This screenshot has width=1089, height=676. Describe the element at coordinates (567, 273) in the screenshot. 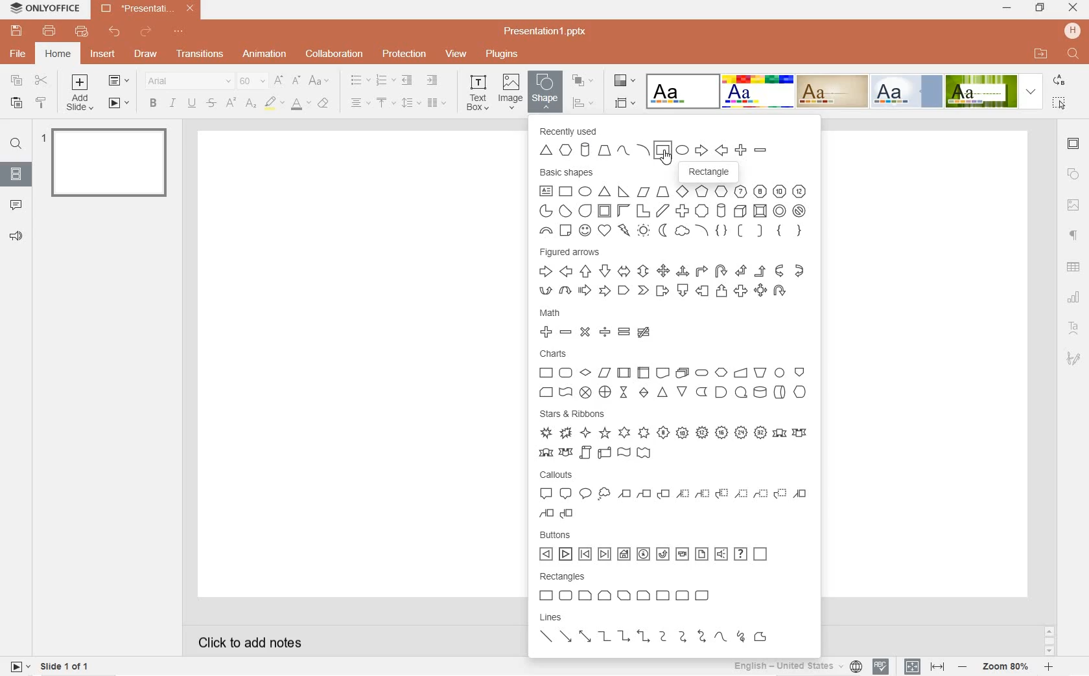

I see `Left Arrow` at that location.